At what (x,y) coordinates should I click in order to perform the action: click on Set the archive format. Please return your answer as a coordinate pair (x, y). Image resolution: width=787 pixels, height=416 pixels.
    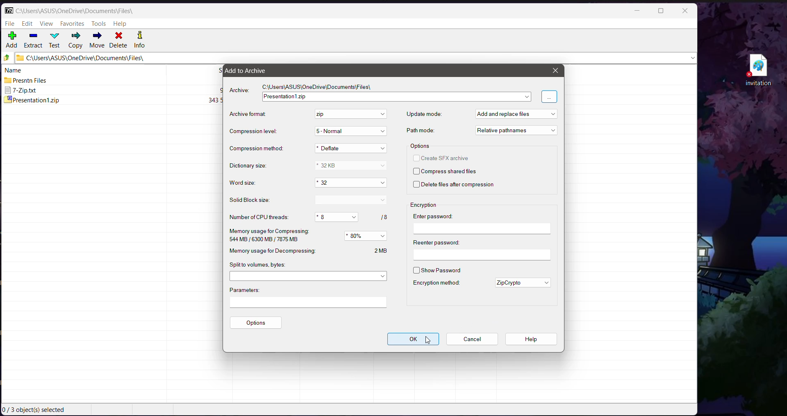
    Looking at the image, I should click on (349, 114).